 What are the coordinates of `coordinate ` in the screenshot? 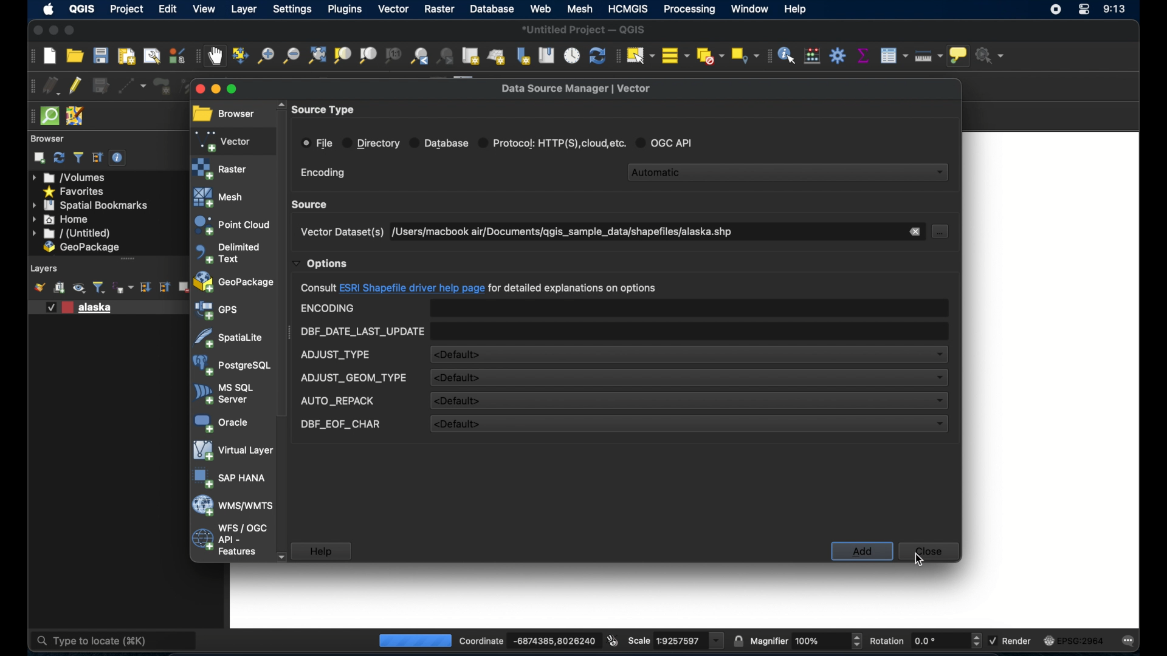 It's located at (516, 638).